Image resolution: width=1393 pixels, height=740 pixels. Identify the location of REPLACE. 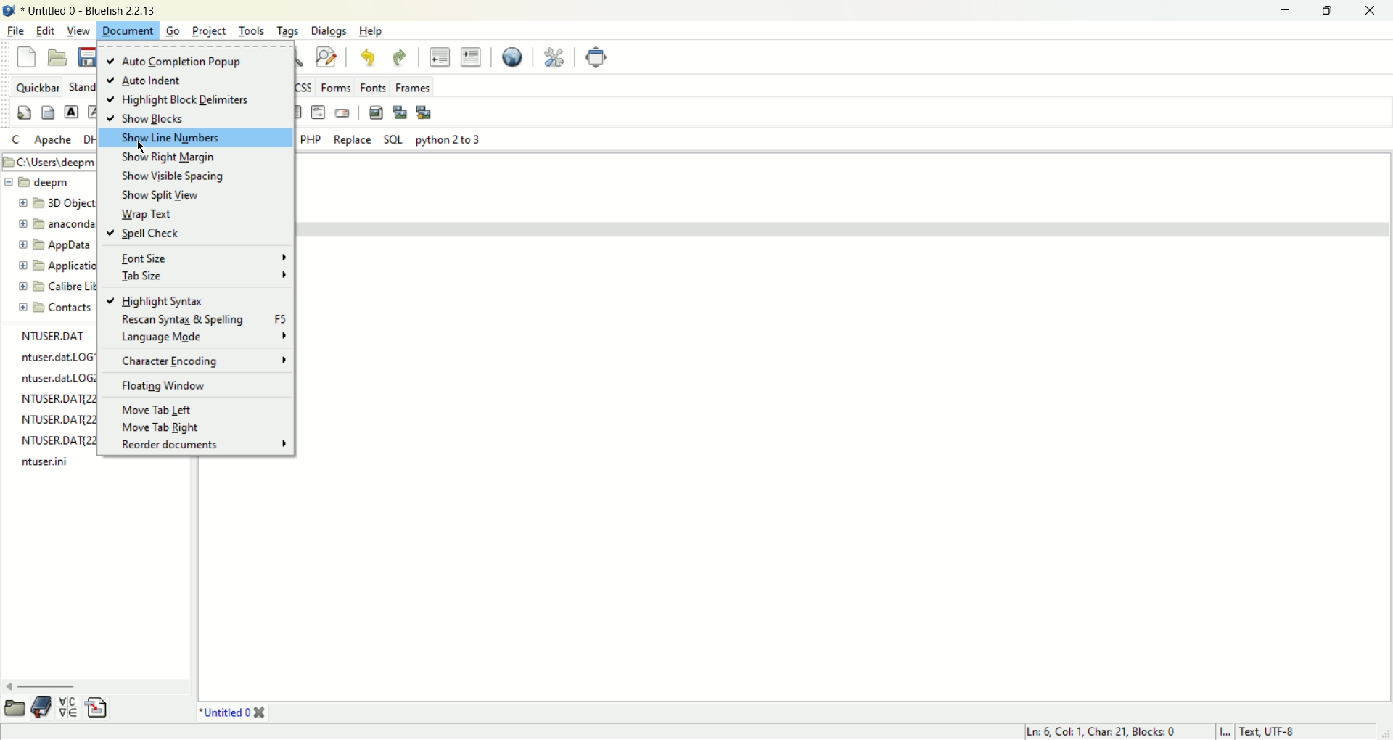
(353, 139).